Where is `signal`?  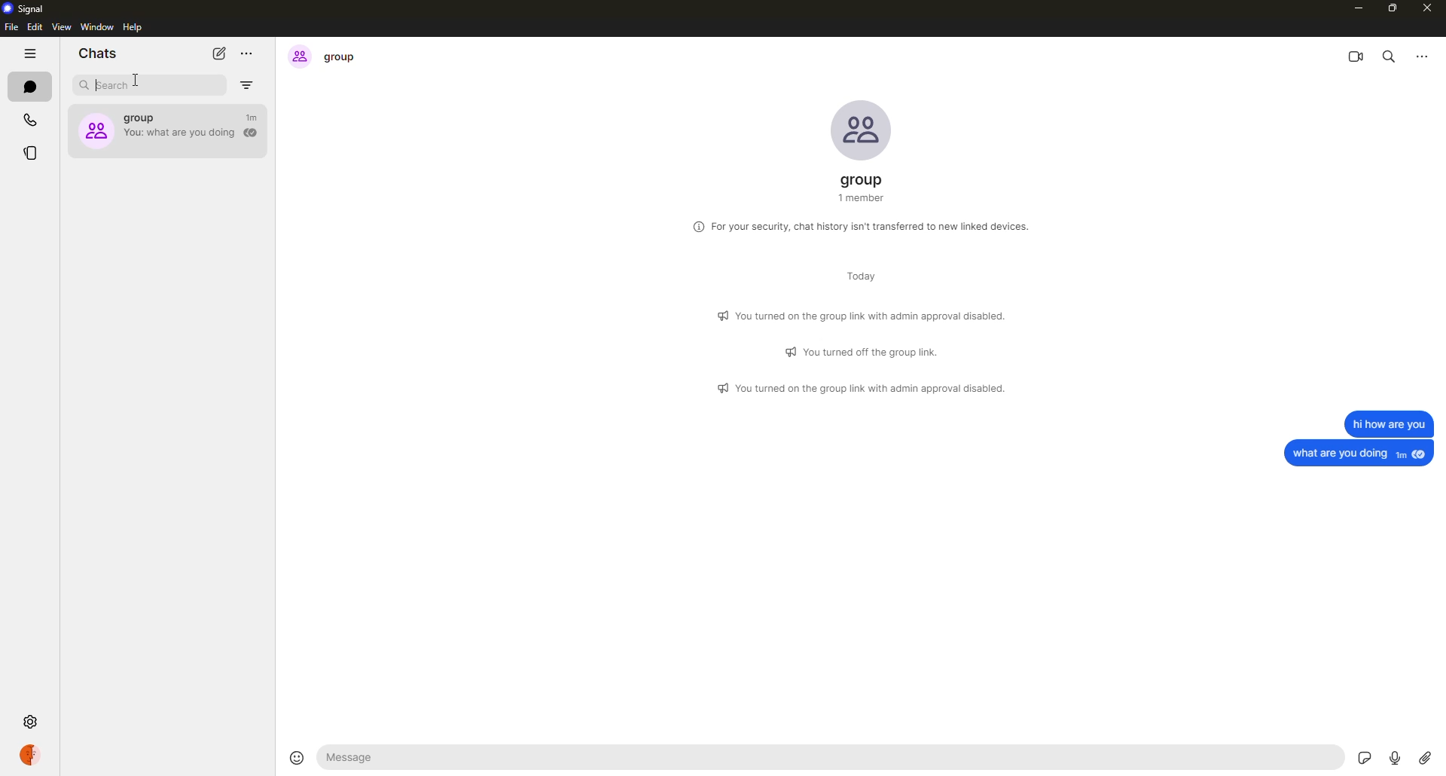
signal is located at coordinates (27, 9).